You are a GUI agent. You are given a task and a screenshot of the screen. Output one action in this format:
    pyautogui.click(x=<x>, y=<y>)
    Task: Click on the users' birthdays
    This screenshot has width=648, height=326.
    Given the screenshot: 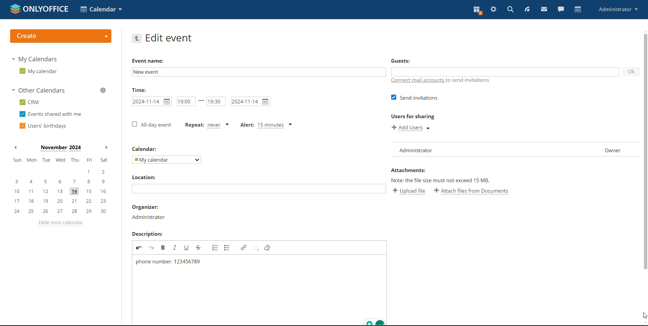 What is the action you would take?
    pyautogui.click(x=42, y=126)
    